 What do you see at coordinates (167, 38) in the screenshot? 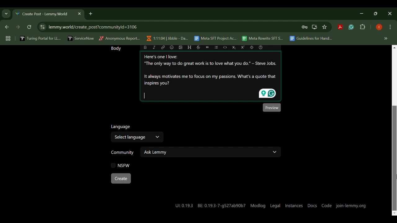
I see `1:11:04 | Jibble - Da...` at bounding box center [167, 38].